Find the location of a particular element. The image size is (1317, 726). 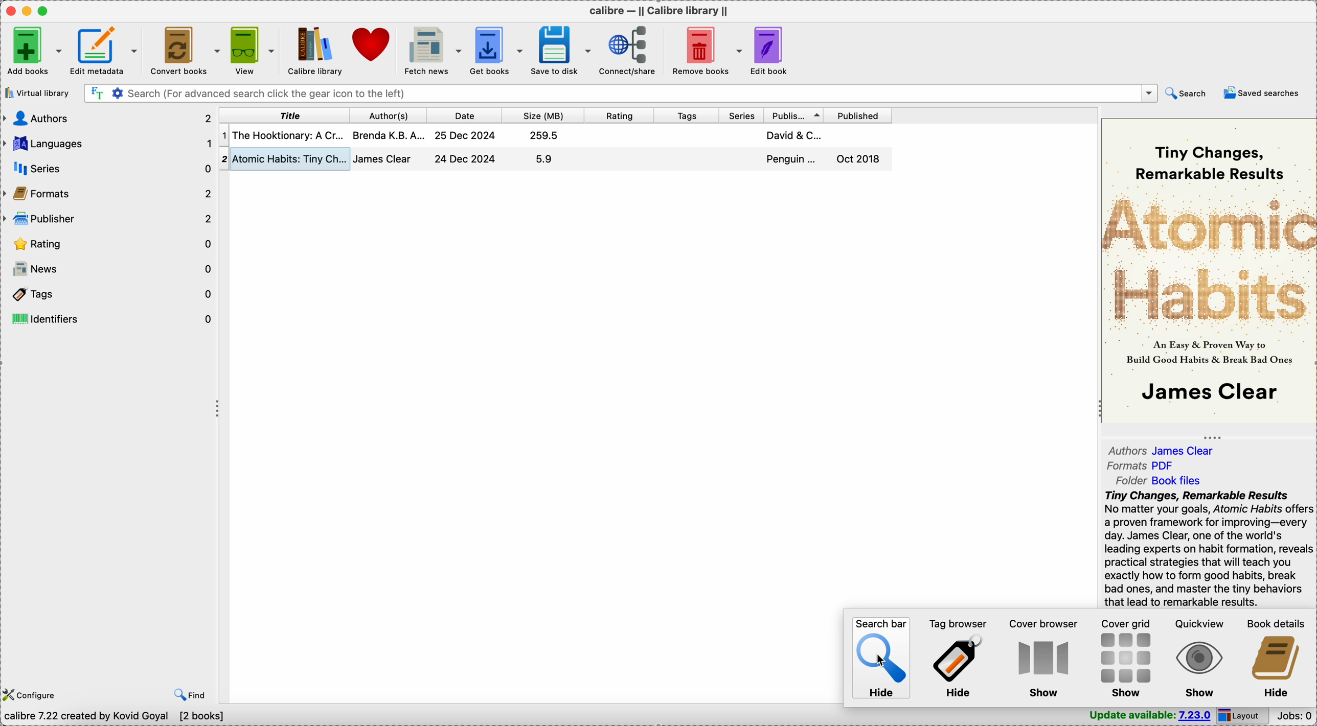

authors is located at coordinates (108, 120).